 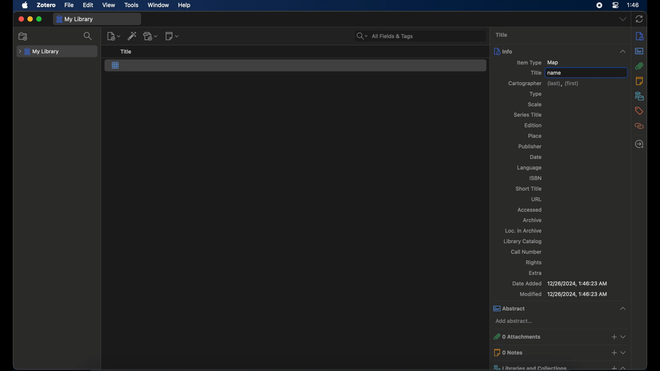 I want to click on title, so click(x=126, y=52).